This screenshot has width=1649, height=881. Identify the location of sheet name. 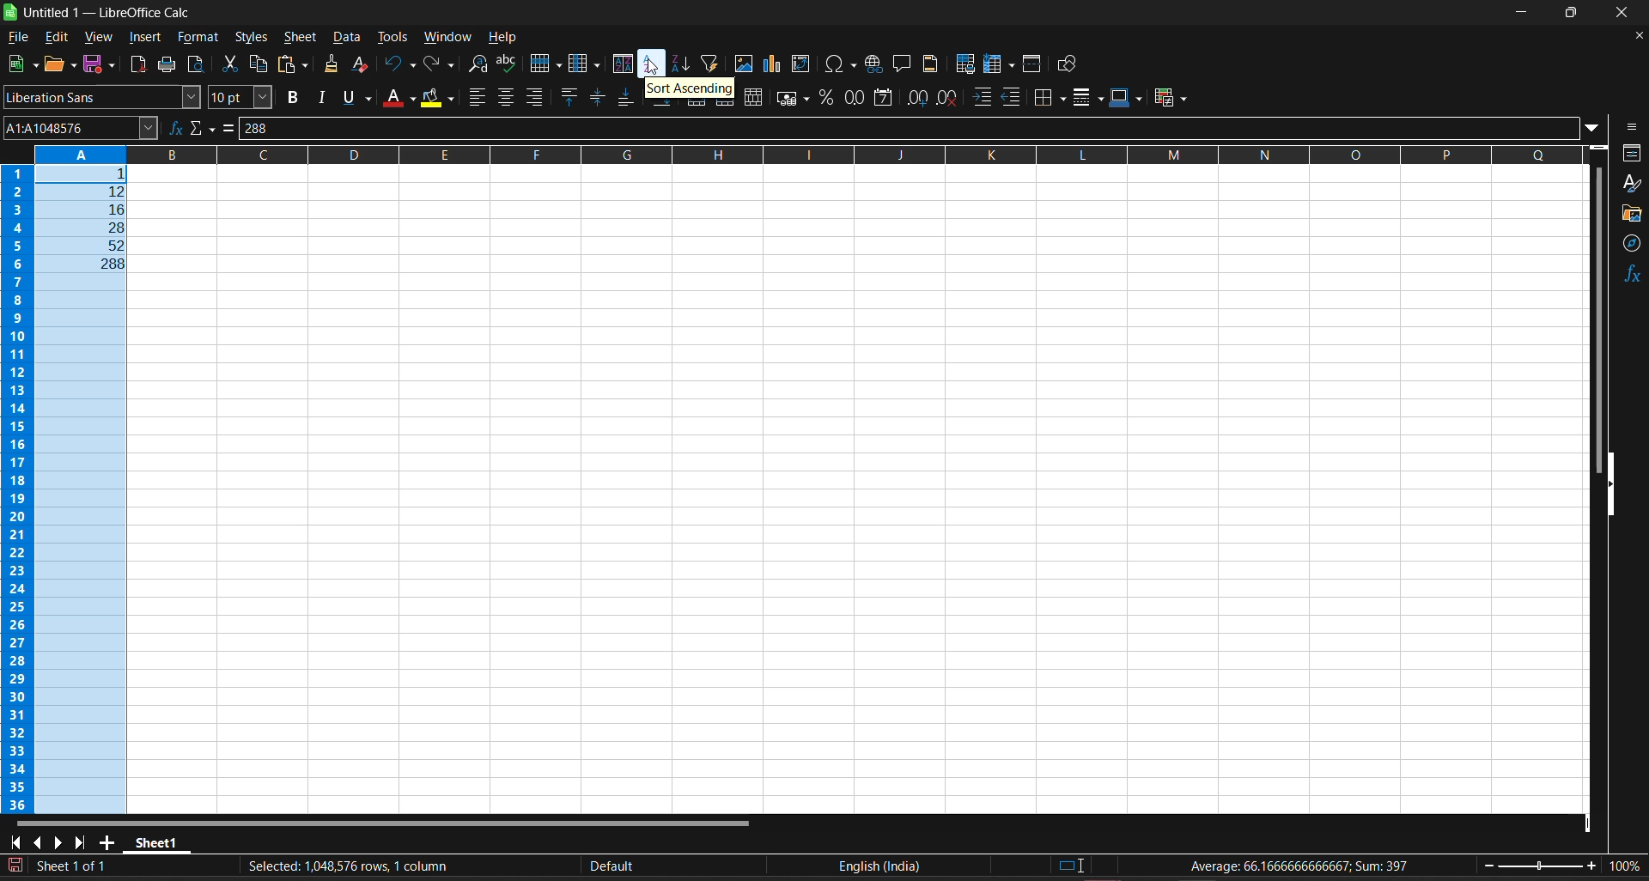
(158, 841).